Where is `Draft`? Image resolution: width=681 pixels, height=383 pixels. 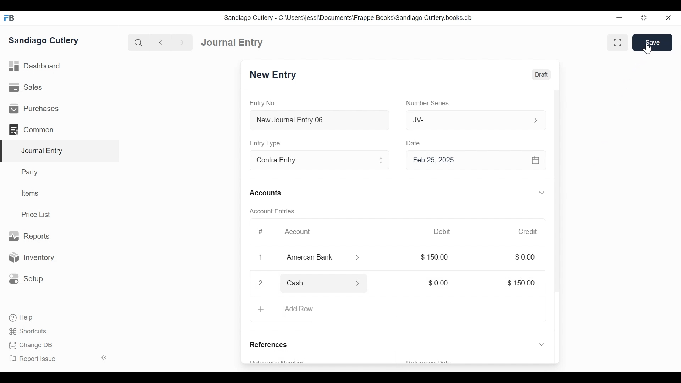 Draft is located at coordinates (541, 75).